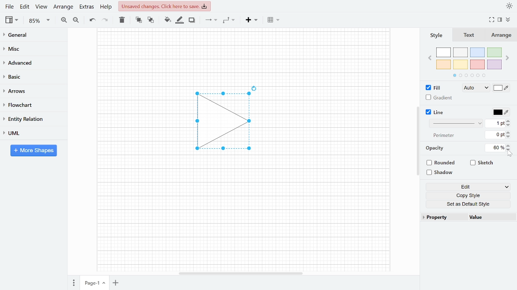 This screenshot has height=290, width=517. Describe the element at coordinates (167, 20) in the screenshot. I see `Fill color` at that location.